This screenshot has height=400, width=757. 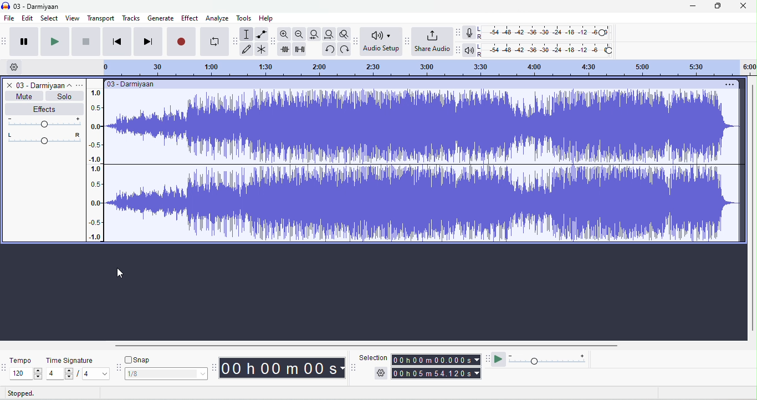 What do you see at coordinates (81, 85) in the screenshot?
I see `options` at bounding box center [81, 85].